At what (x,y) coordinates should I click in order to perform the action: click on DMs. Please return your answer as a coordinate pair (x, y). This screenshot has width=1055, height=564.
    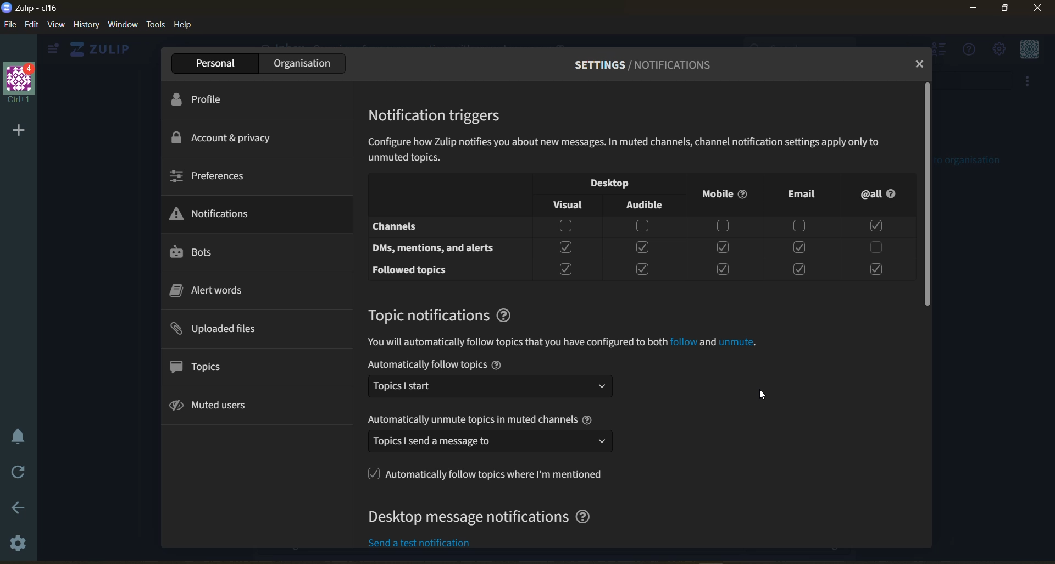
    Looking at the image, I should click on (435, 250).